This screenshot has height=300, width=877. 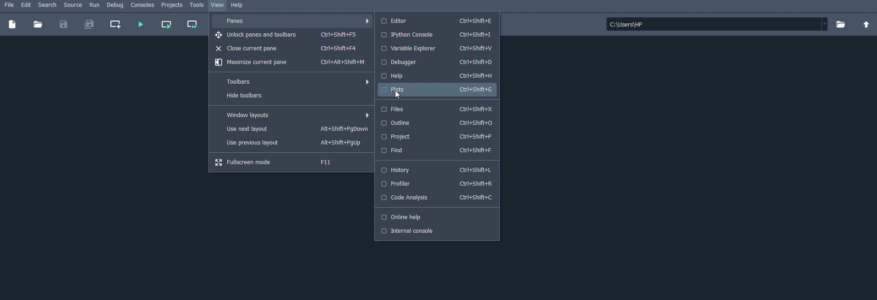 I want to click on File, so click(x=8, y=5).